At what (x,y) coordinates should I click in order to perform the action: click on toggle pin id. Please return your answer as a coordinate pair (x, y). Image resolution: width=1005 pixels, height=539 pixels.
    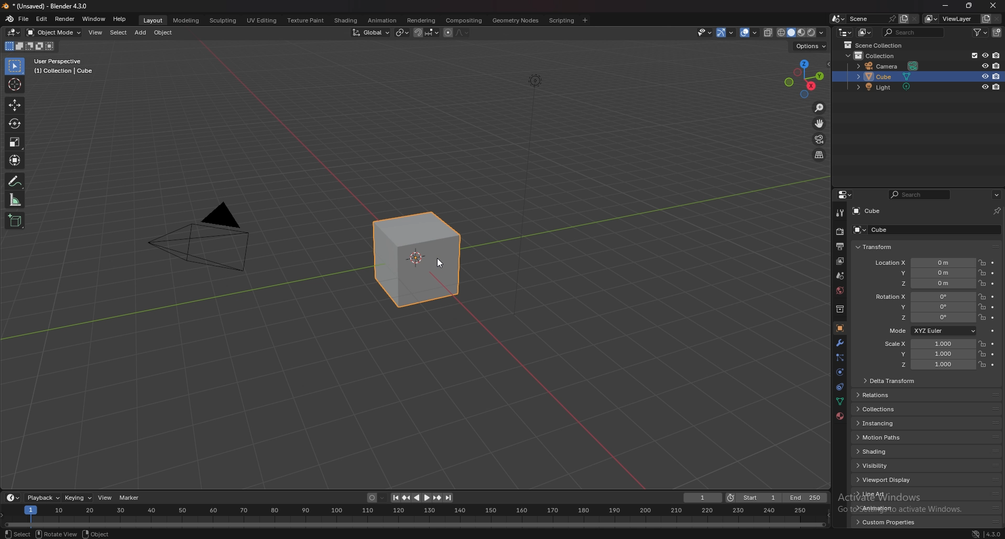
    Looking at the image, I should click on (997, 210).